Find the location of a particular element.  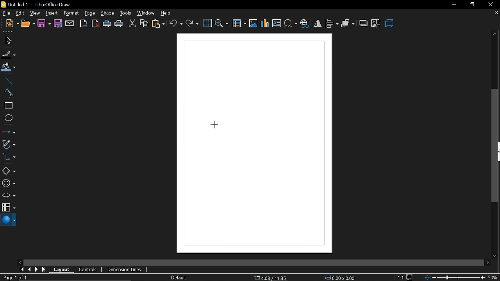

1:1 is located at coordinates (400, 277).